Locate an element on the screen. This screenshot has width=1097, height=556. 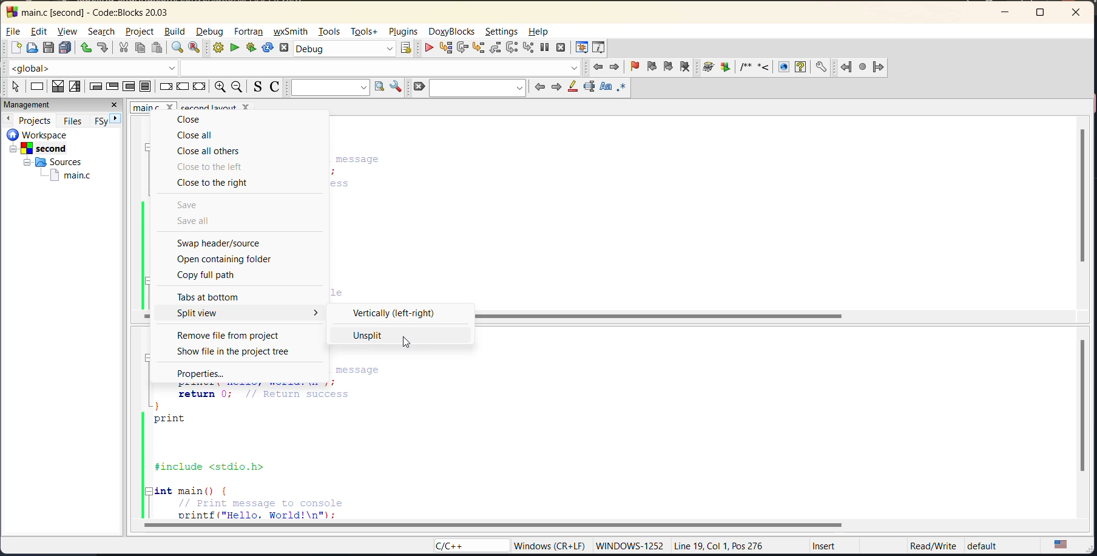
management is located at coordinates (31, 104).